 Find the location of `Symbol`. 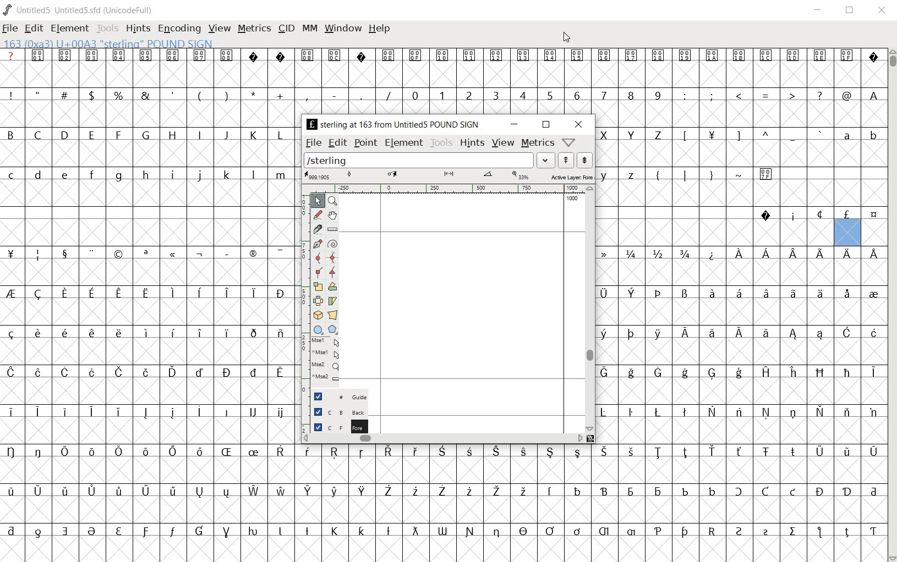

Symbol is located at coordinates (40, 55).